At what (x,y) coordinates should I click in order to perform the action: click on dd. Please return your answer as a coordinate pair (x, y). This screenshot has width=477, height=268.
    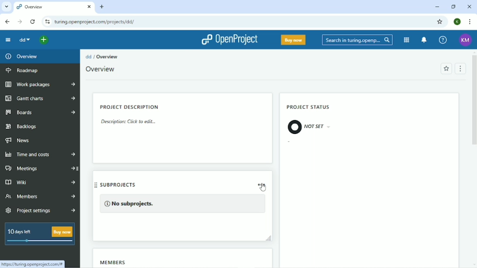
    Looking at the image, I should click on (24, 40).